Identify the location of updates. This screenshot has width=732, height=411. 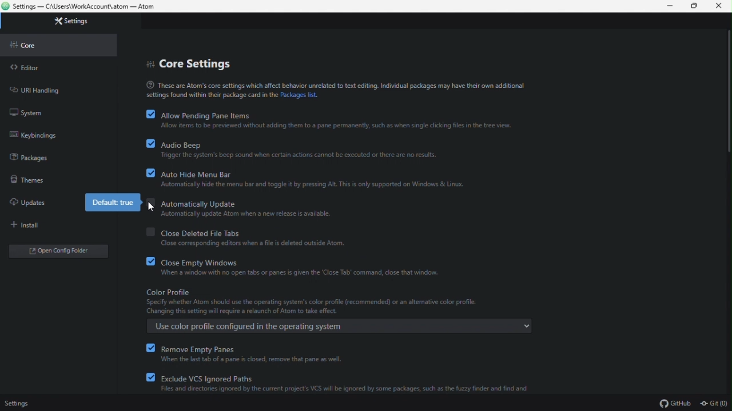
(28, 200).